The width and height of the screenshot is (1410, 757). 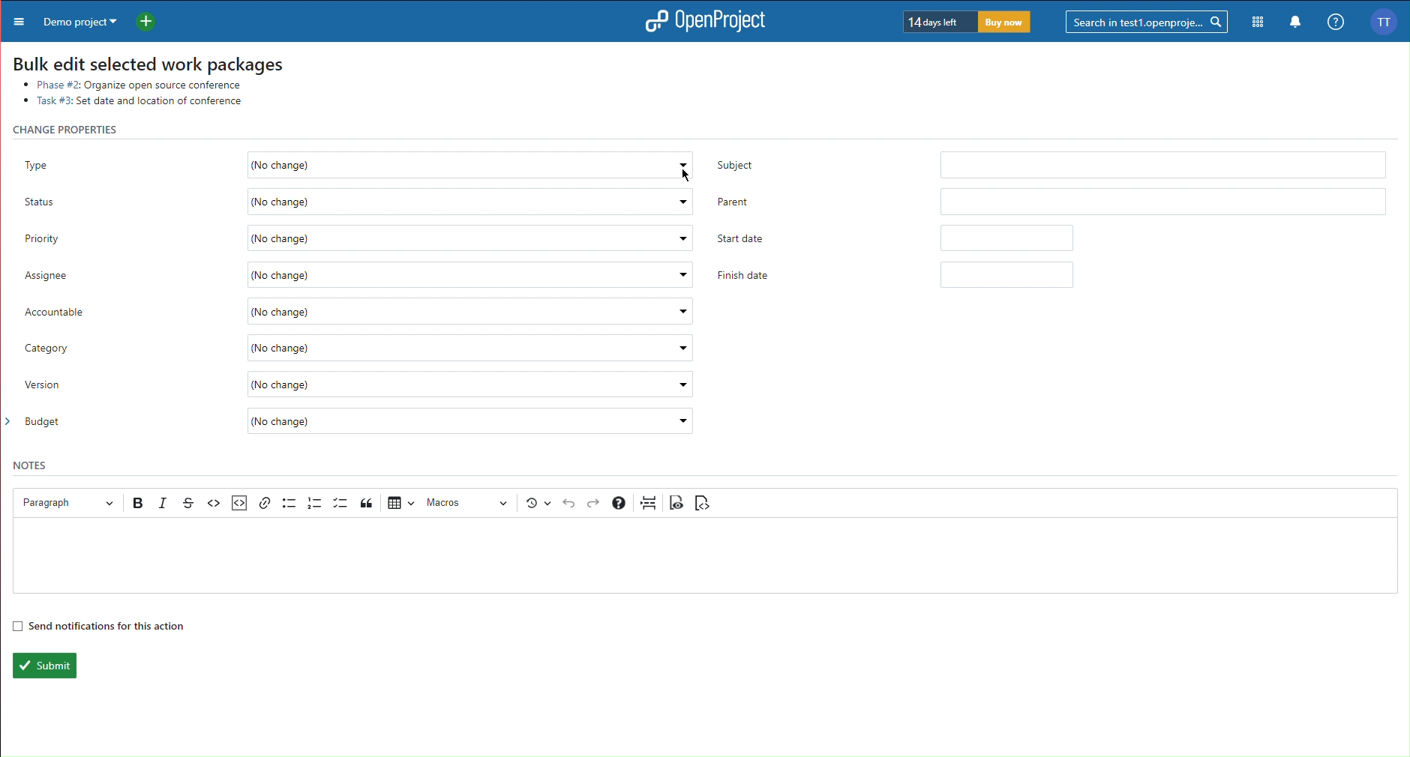 What do you see at coordinates (355, 159) in the screenshot?
I see `Type` at bounding box center [355, 159].